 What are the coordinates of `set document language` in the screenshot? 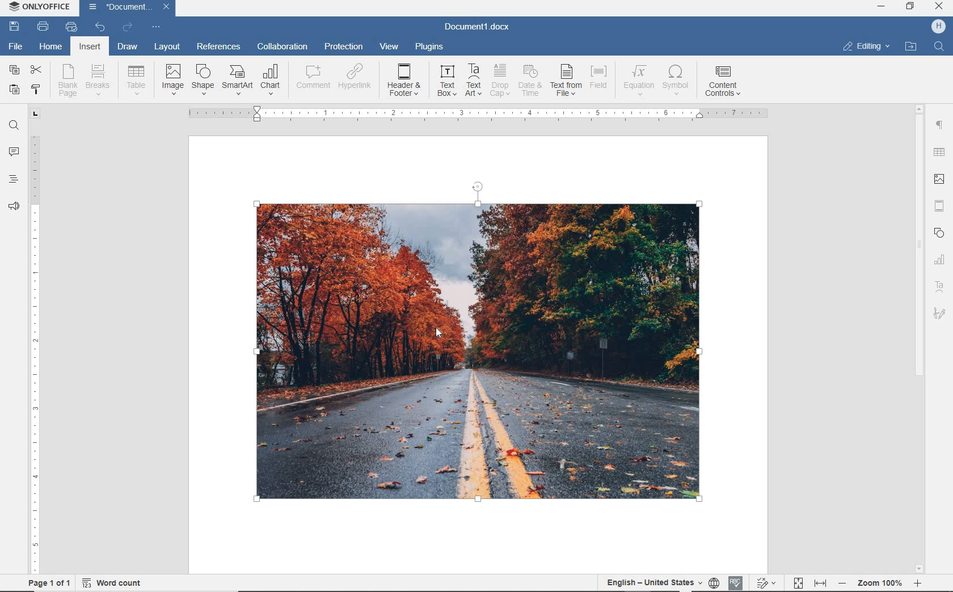 It's located at (713, 583).